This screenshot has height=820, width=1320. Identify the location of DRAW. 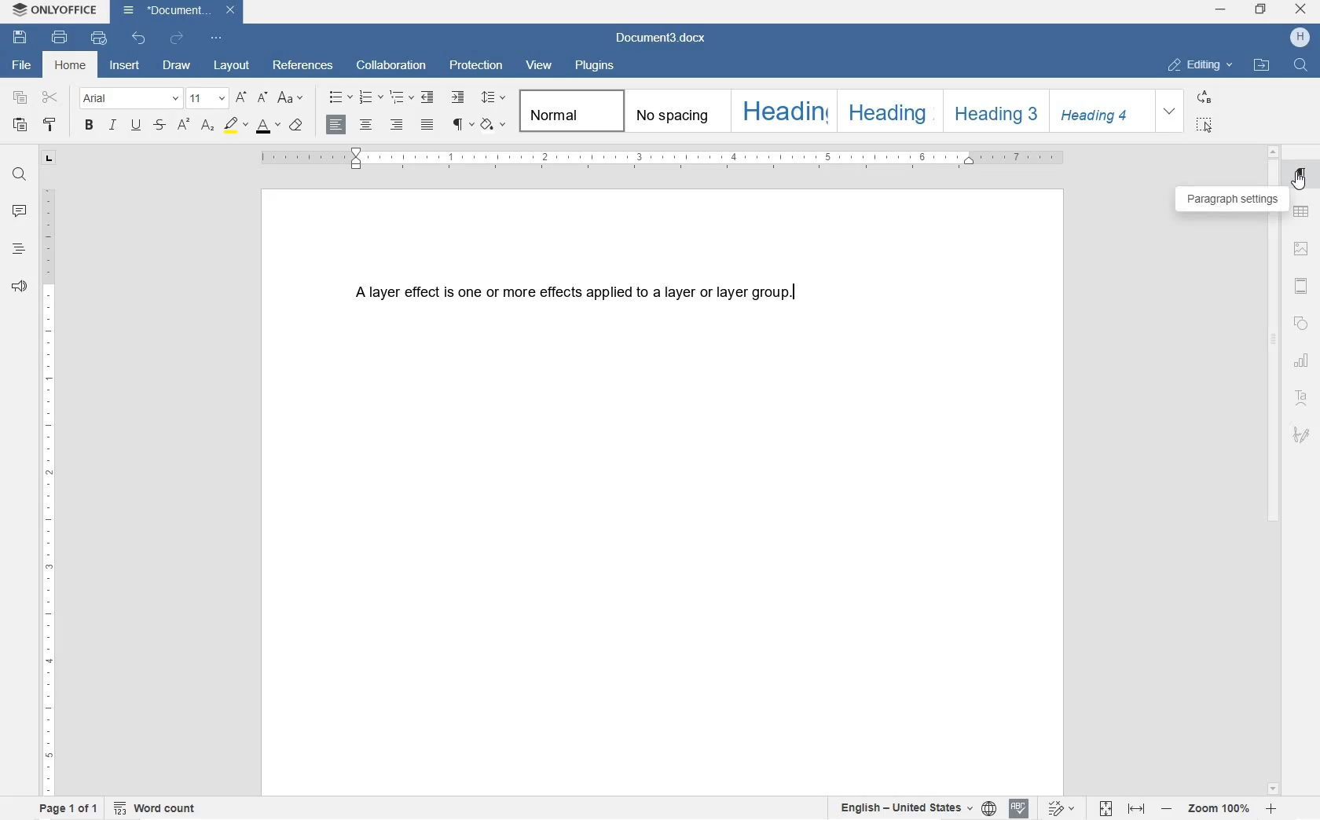
(176, 65).